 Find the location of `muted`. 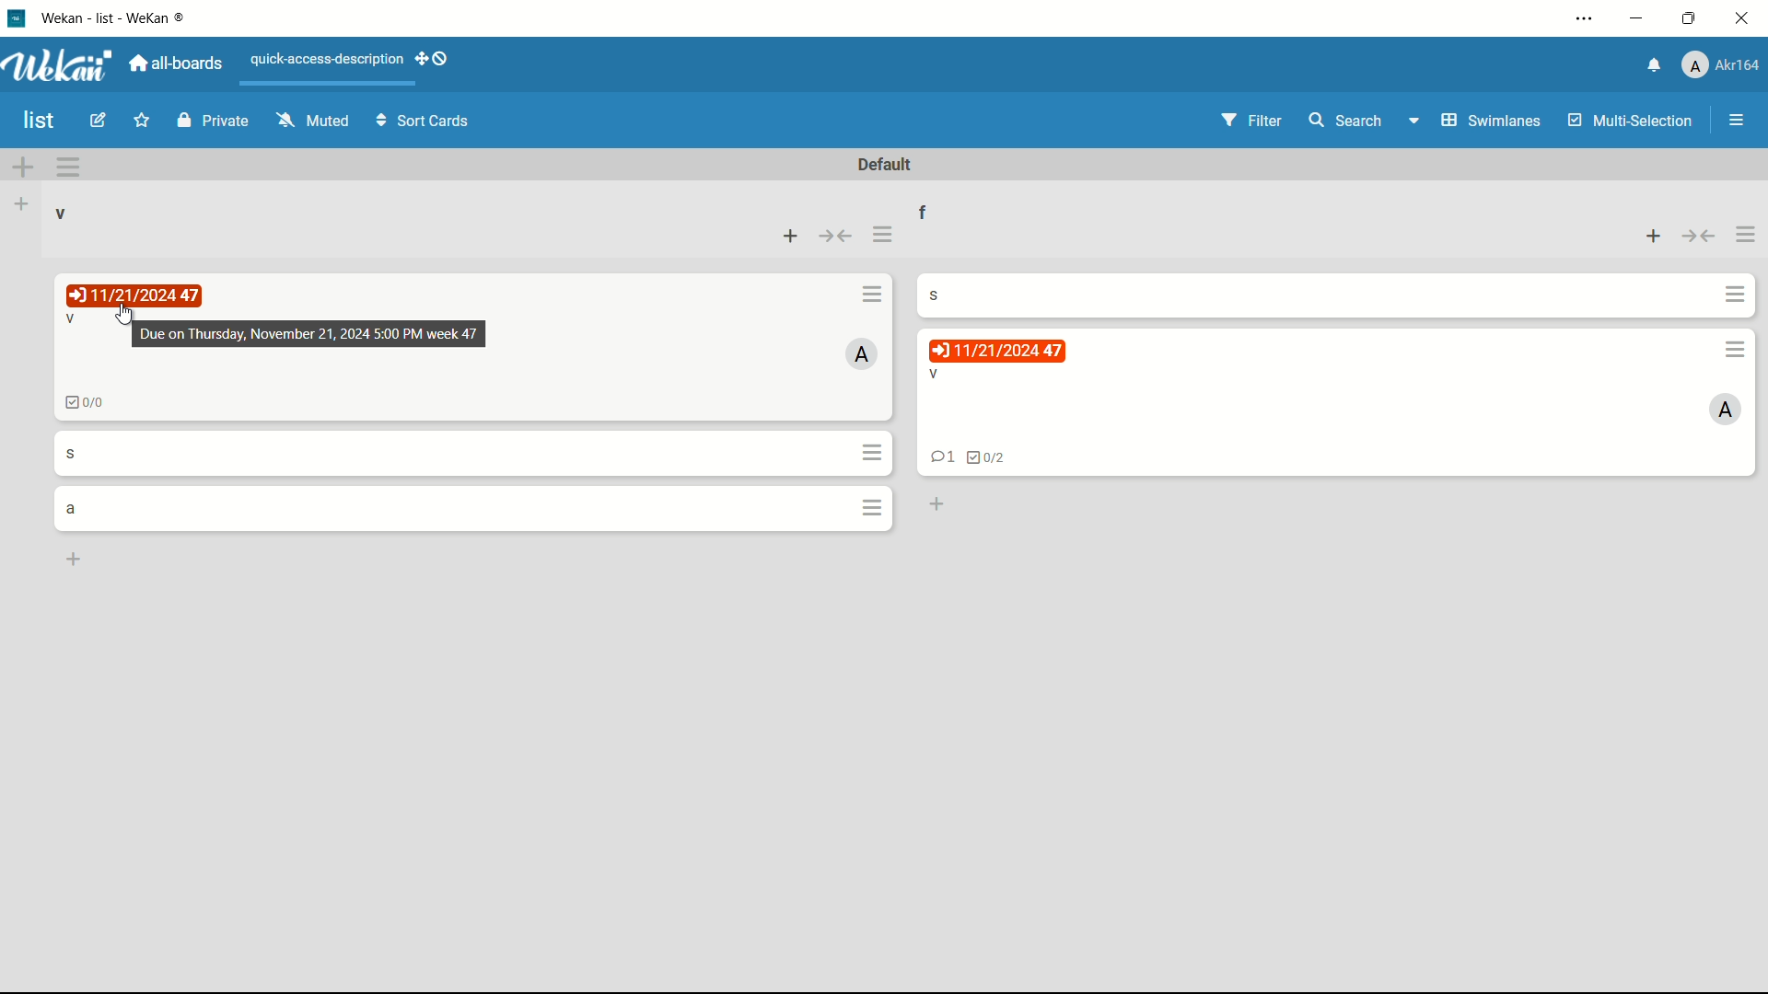

muted is located at coordinates (313, 121).